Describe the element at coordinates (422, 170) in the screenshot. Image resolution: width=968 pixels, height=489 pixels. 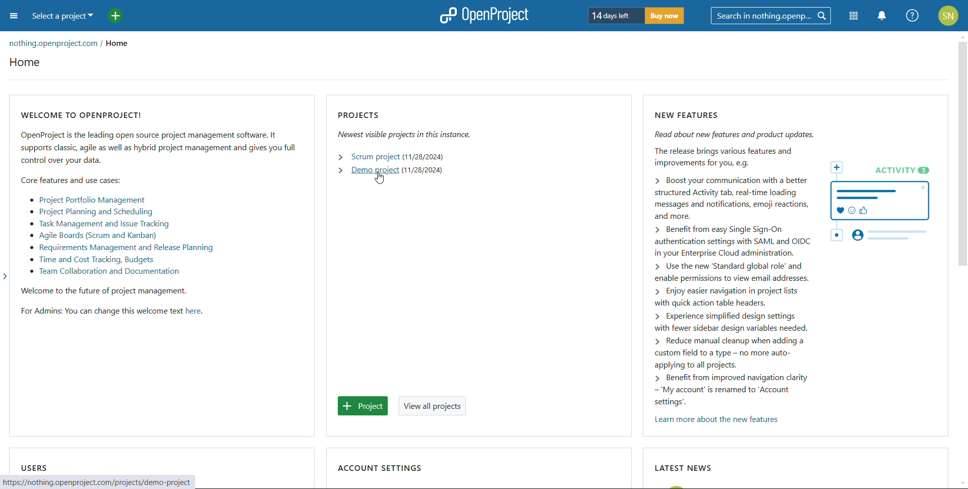
I see `start date of demo project` at that location.